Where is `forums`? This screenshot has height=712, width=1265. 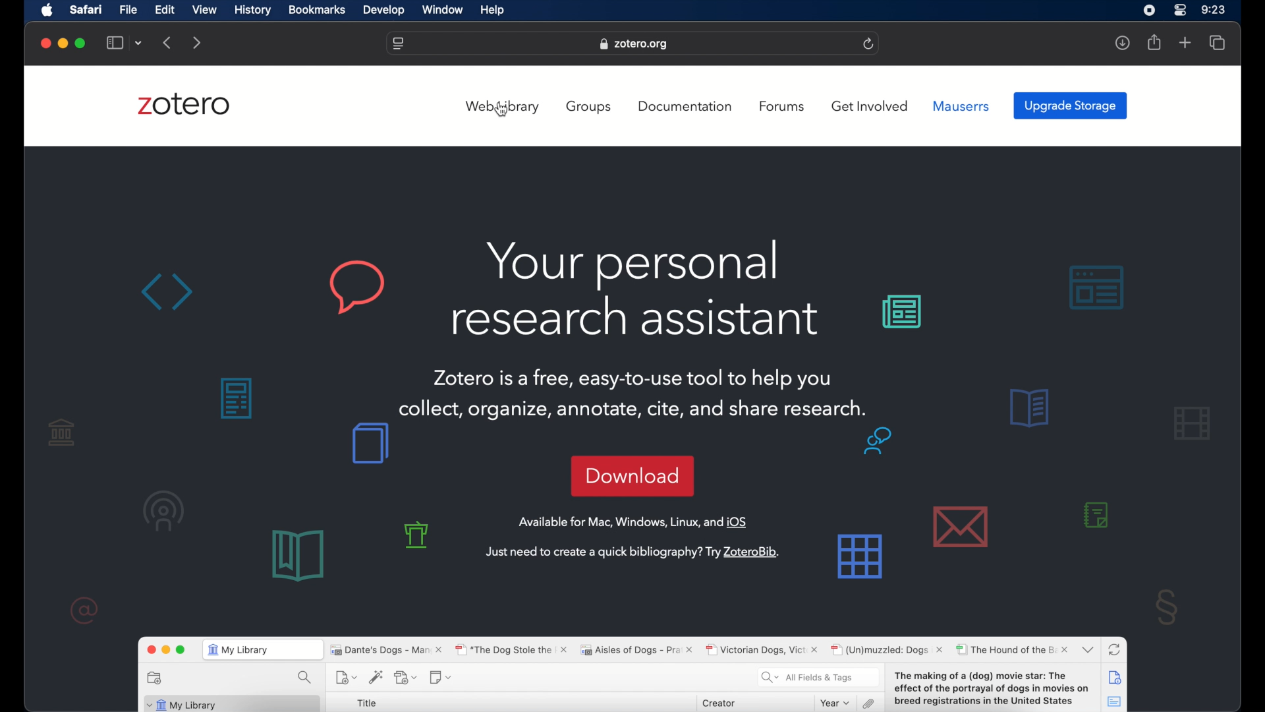 forums is located at coordinates (783, 106).